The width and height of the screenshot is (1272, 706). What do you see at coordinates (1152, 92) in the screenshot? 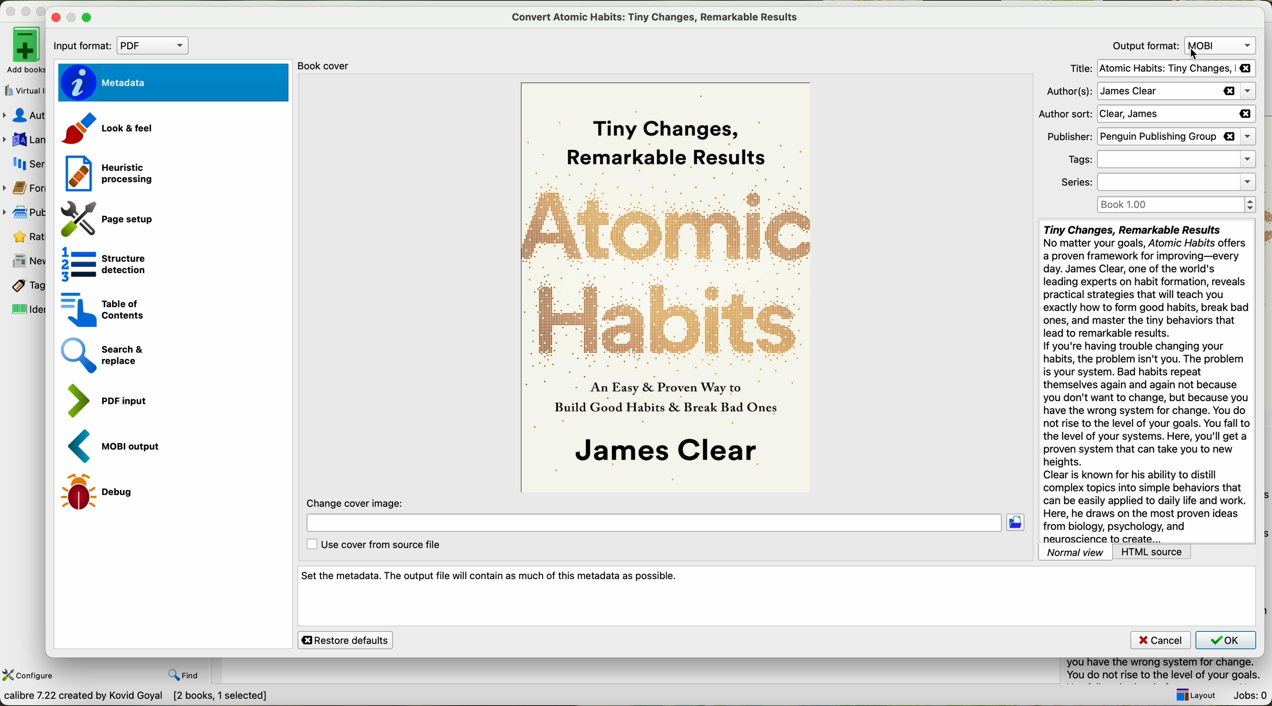
I see `author(s)` at bounding box center [1152, 92].